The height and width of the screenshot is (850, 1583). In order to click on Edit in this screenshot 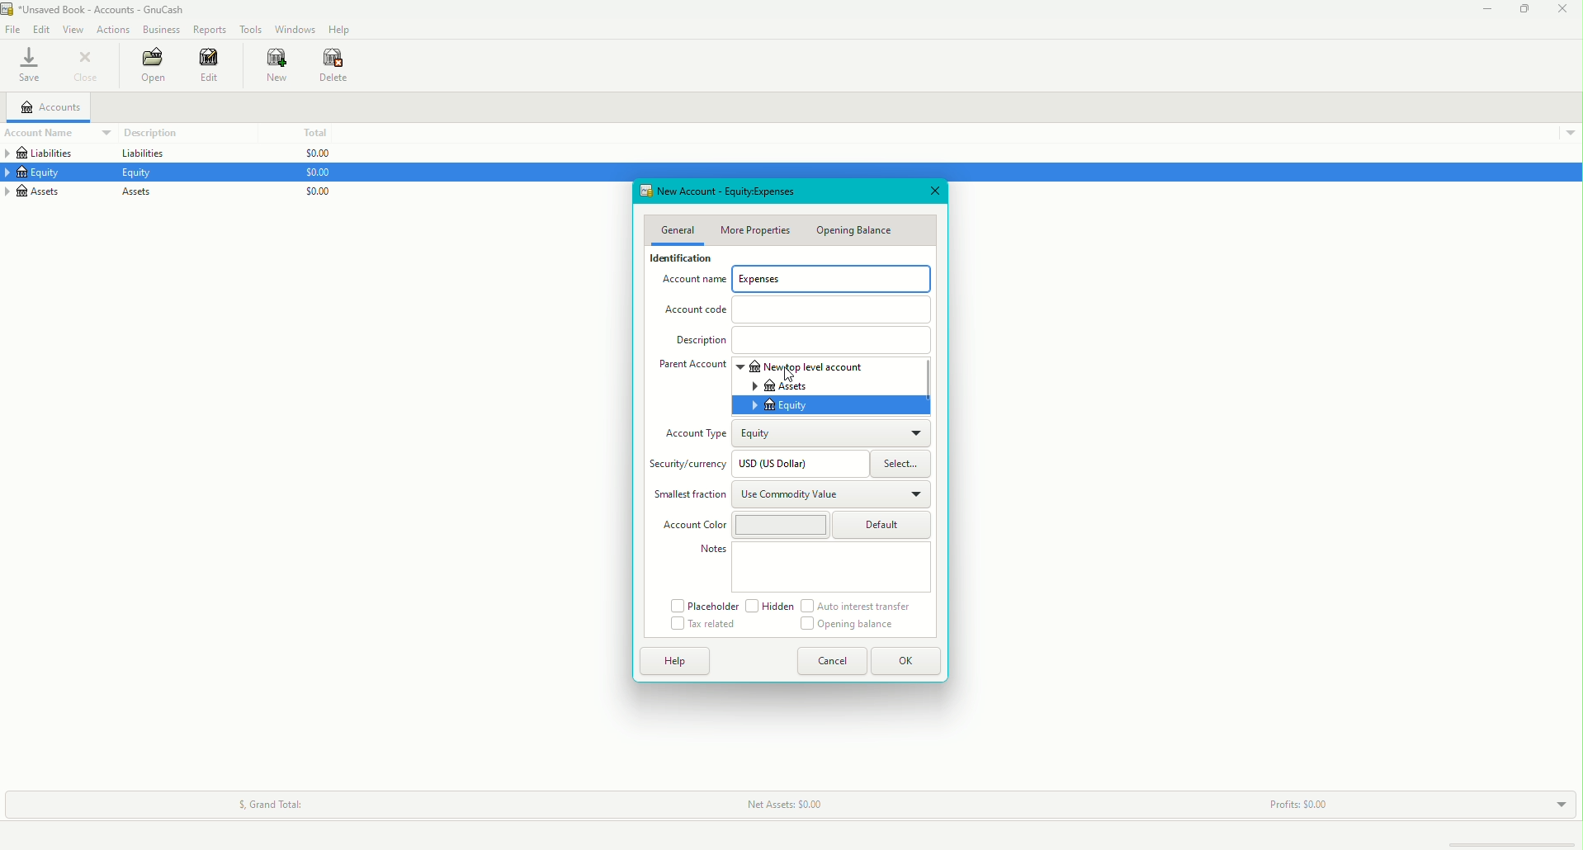, I will do `click(213, 67)`.